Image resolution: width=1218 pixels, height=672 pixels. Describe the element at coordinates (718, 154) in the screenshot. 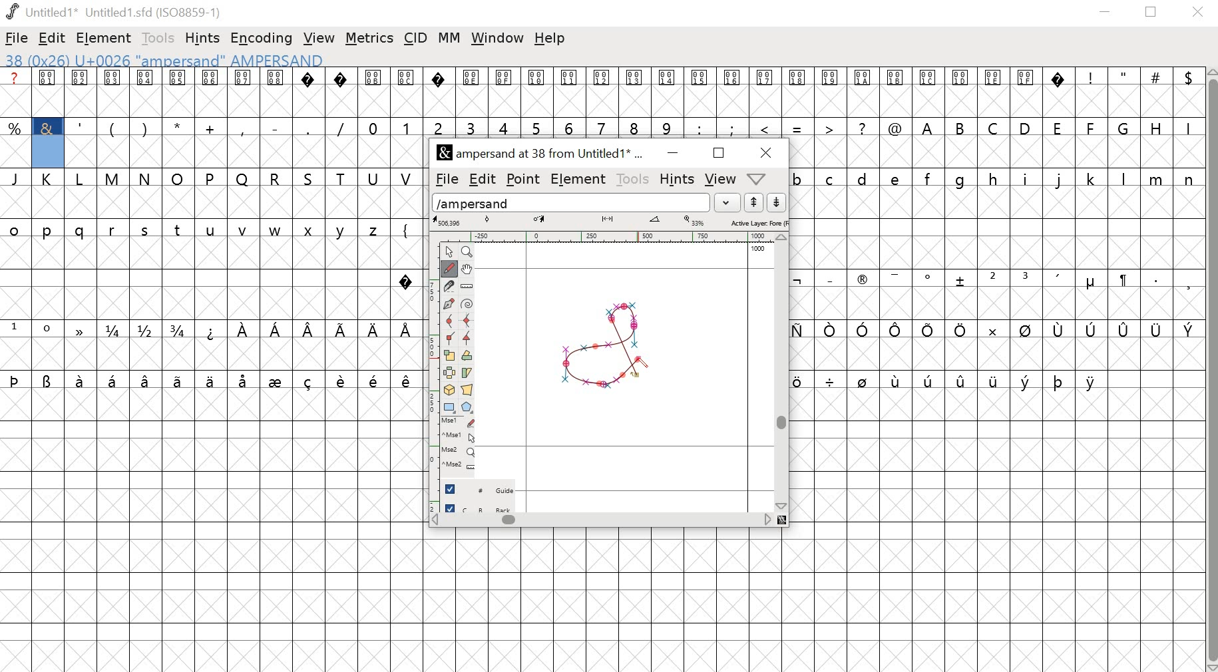

I see `maximize` at that location.